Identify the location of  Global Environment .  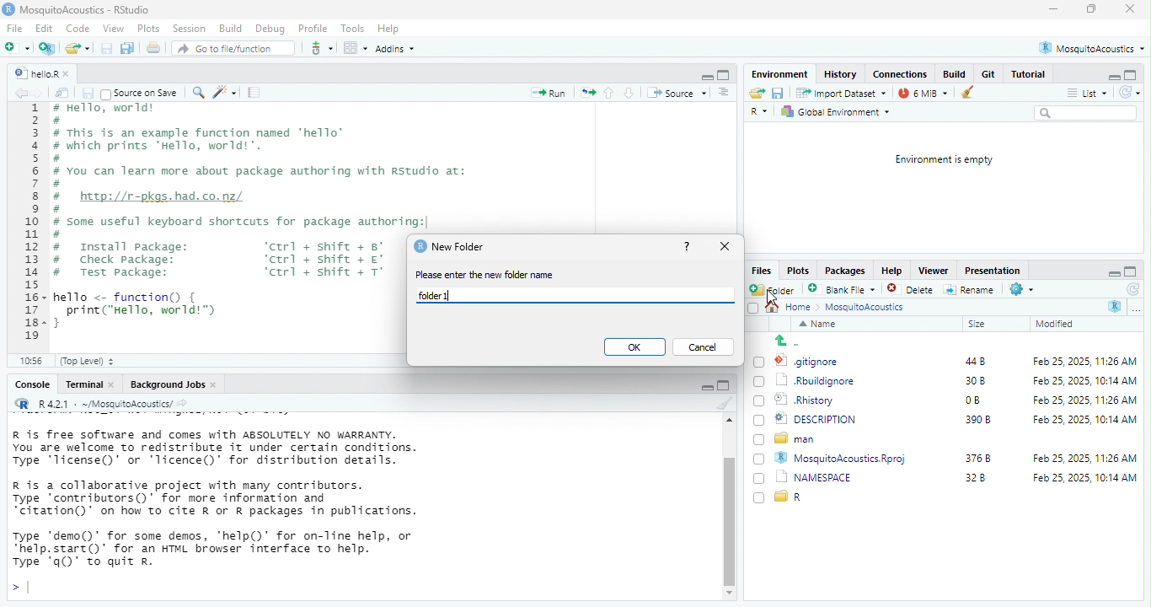
(839, 113).